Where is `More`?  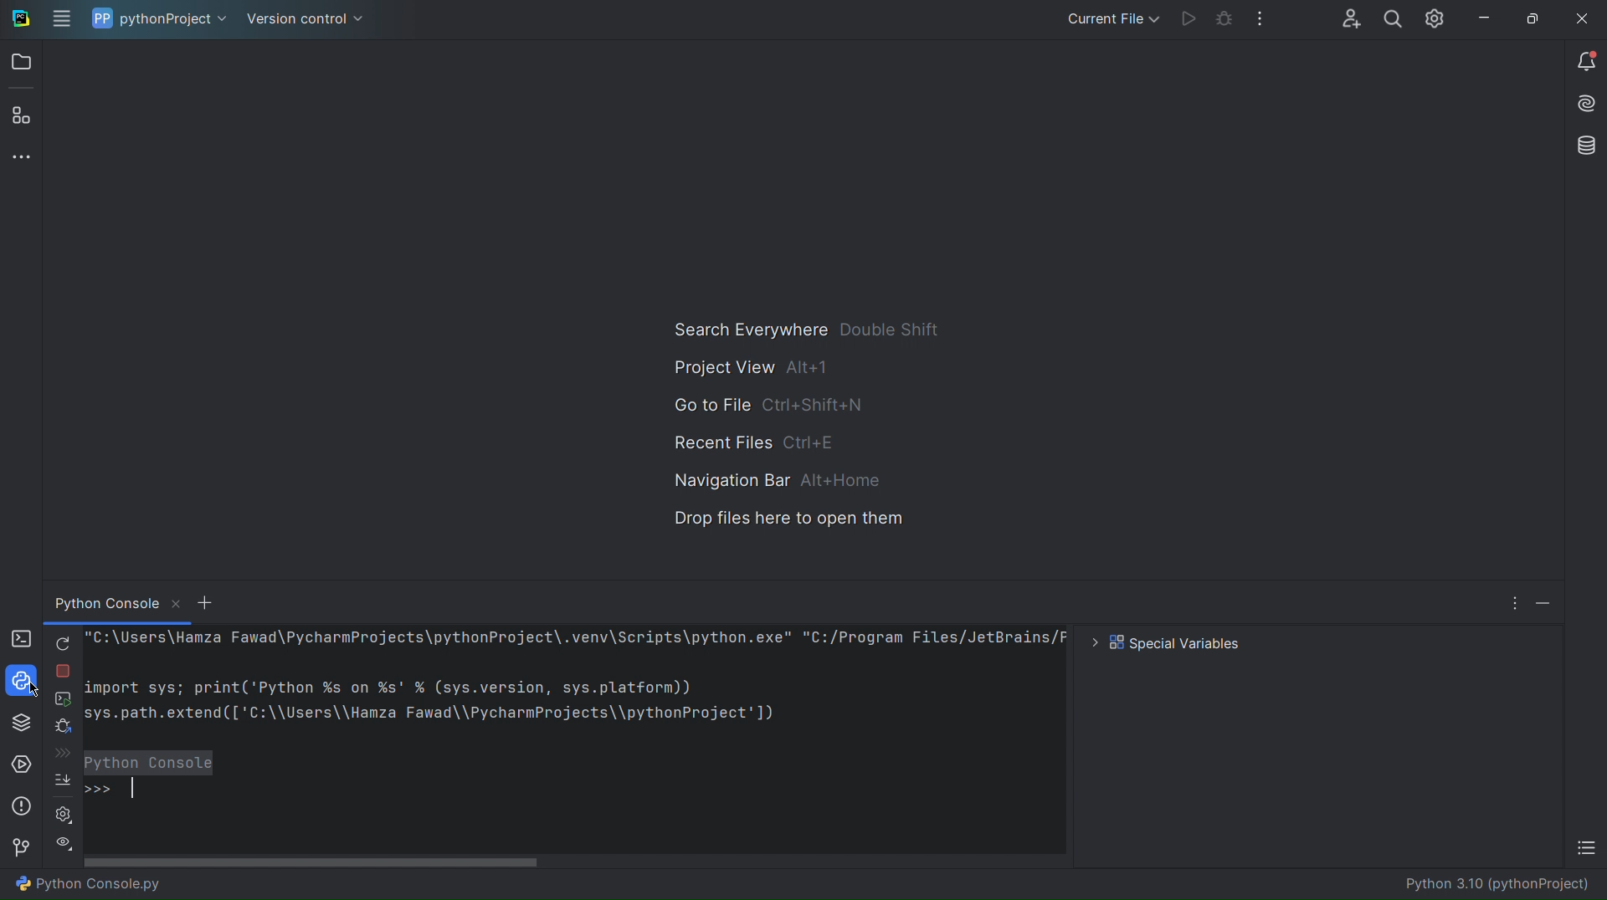
More is located at coordinates (1512, 601).